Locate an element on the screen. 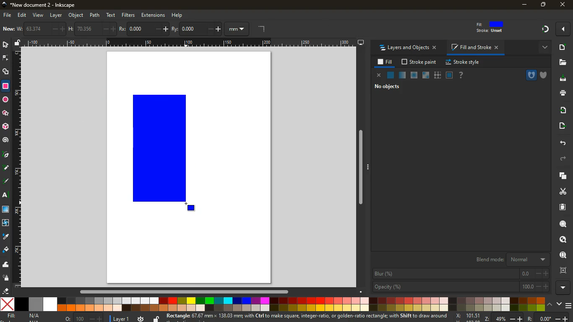 Image resolution: width=573 pixels, height=322 pixels. window is located at coordinates (425, 75).